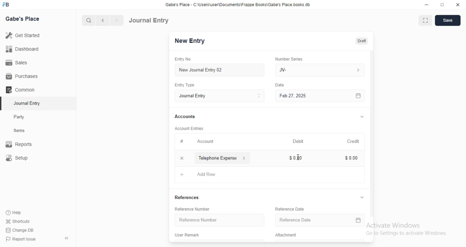  I want to click on Close, so click(458, 5).